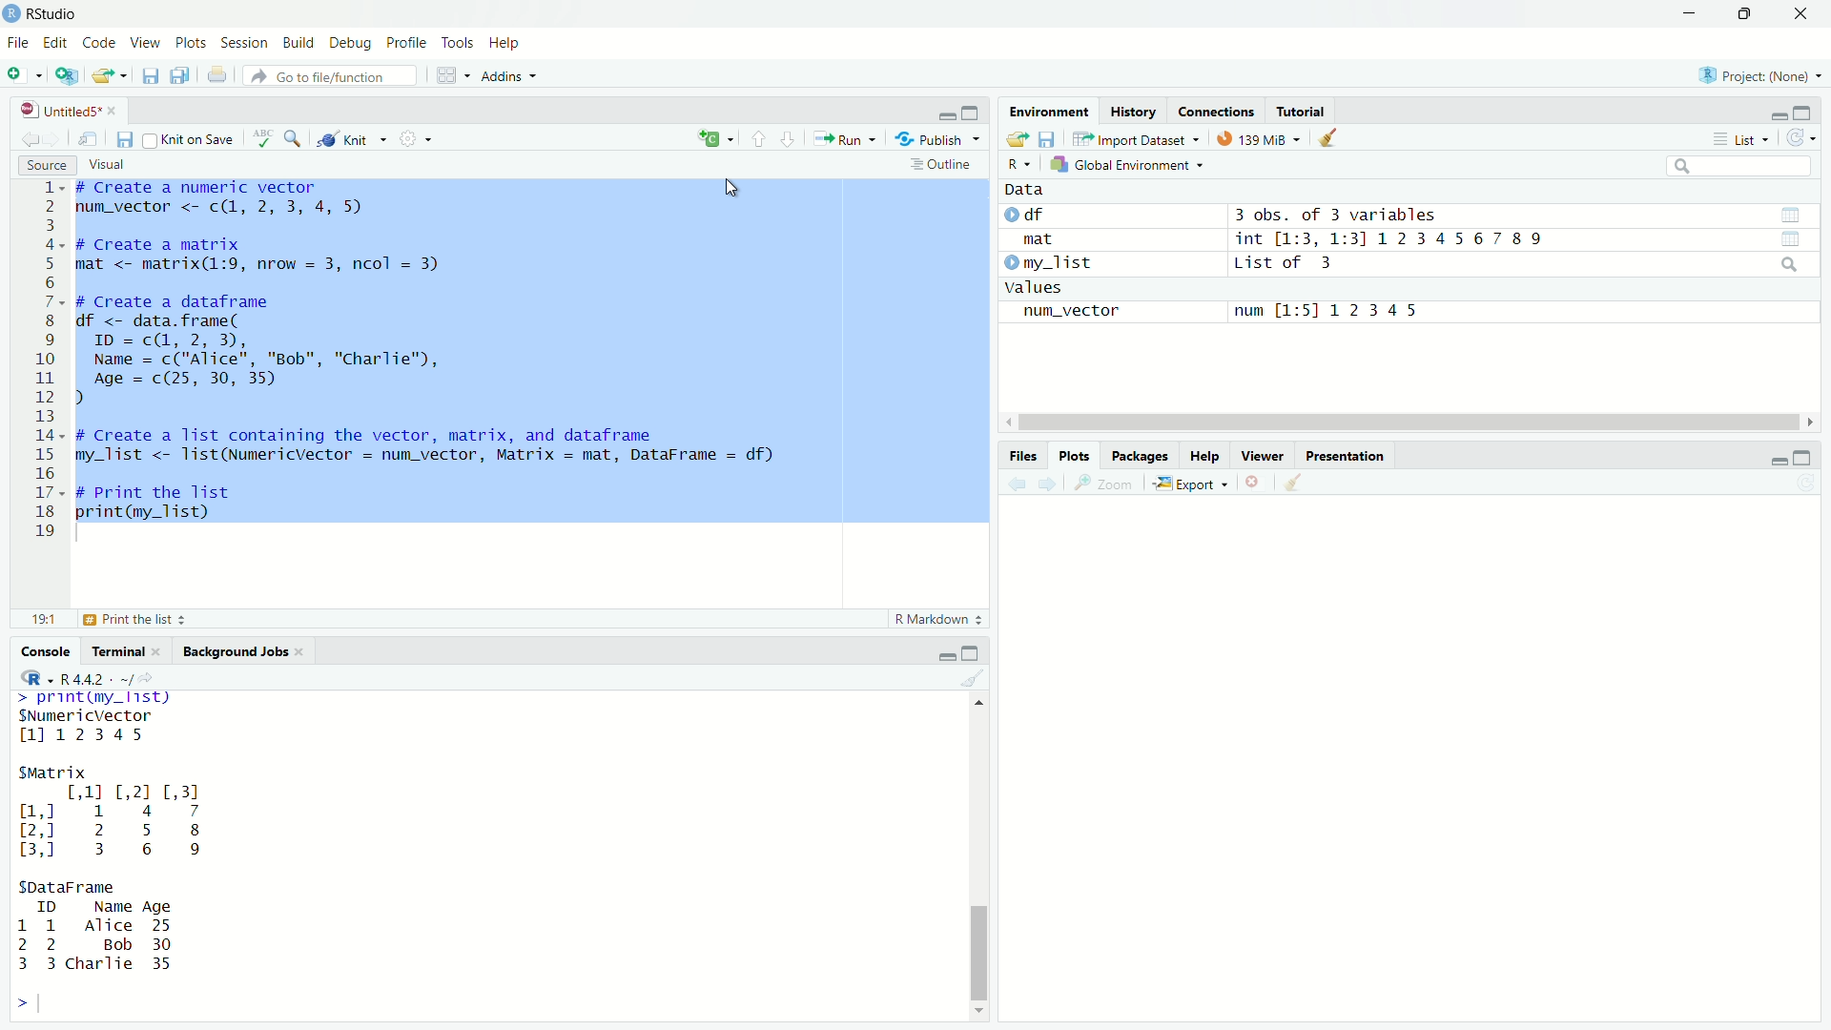 The height and width of the screenshot is (1030, 1831). What do you see at coordinates (67, 111) in the screenshot?
I see `) | Untitled5*` at bounding box center [67, 111].